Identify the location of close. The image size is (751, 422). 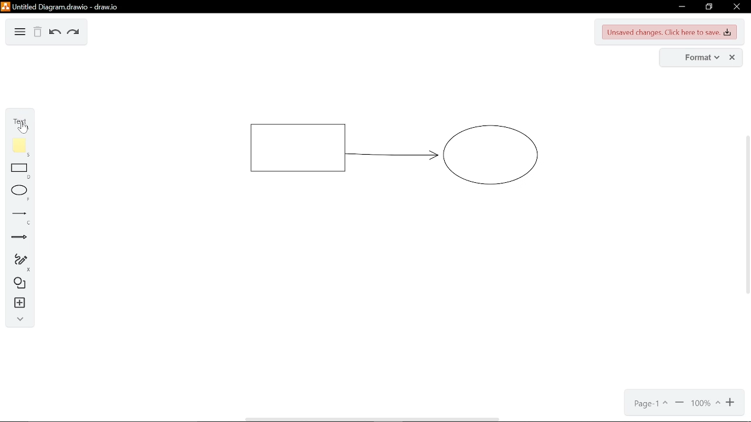
(731, 57).